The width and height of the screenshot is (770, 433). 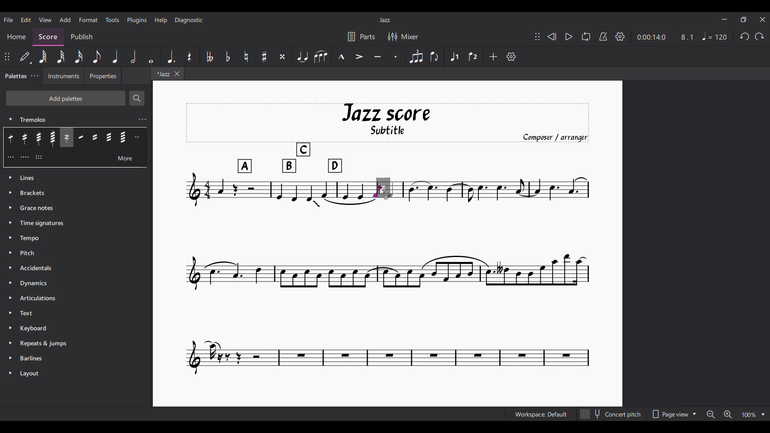 What do you see at coordinates (77, 283) in the screenshot?
I see `Dynamics` at bounding box center [77, 283].